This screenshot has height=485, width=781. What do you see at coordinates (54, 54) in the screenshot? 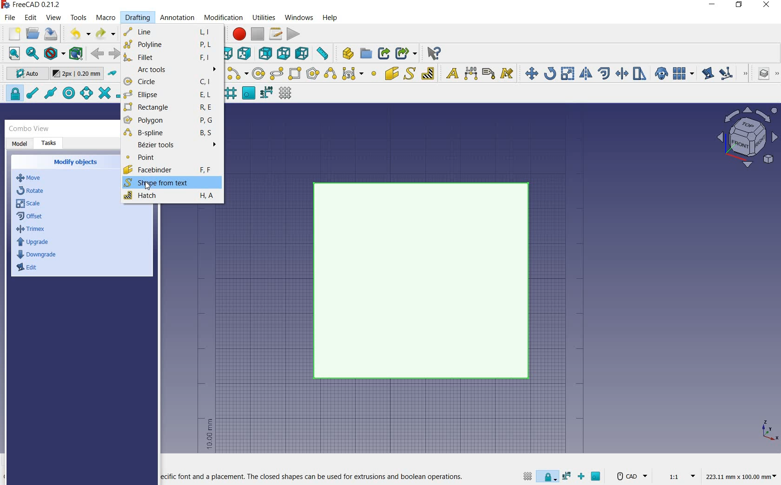
I see `draw style` at bounding box center [54, 54].